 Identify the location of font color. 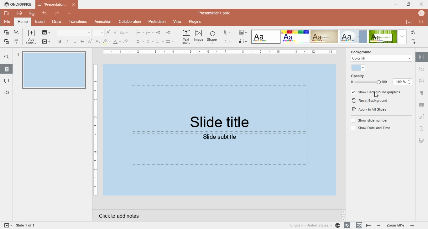
(117, 42).